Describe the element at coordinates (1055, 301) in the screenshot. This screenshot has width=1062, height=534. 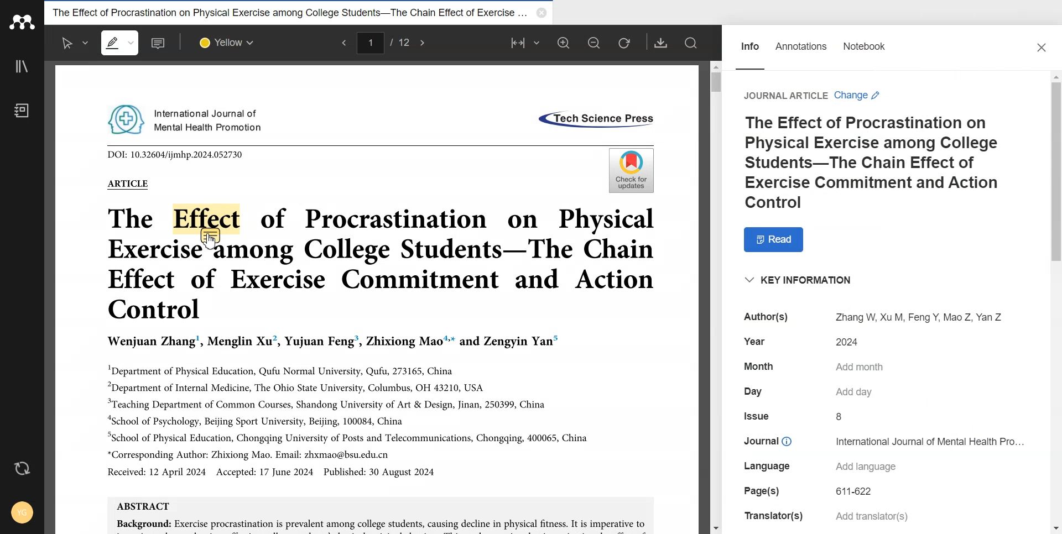
I see `Vertical scroll bar` at that location.